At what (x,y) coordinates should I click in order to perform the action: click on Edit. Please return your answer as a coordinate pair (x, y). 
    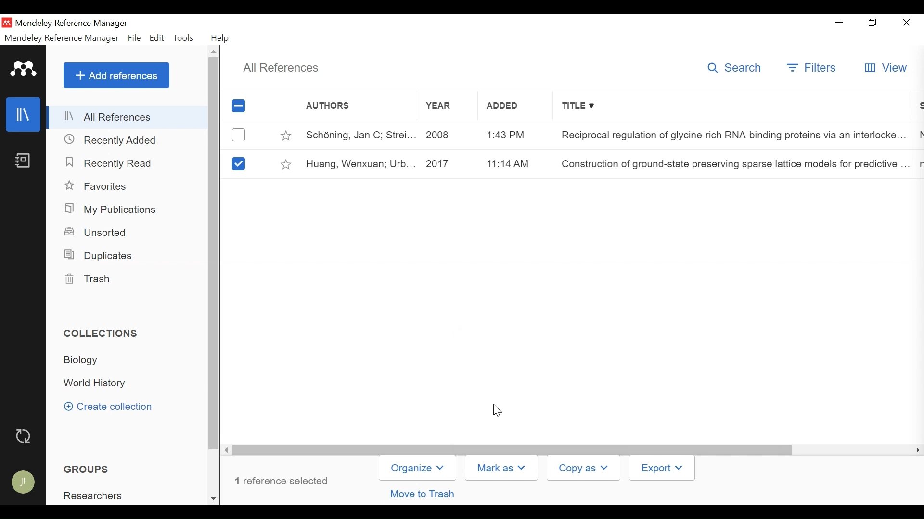
    Looking at the image, I should click on (156, 38).